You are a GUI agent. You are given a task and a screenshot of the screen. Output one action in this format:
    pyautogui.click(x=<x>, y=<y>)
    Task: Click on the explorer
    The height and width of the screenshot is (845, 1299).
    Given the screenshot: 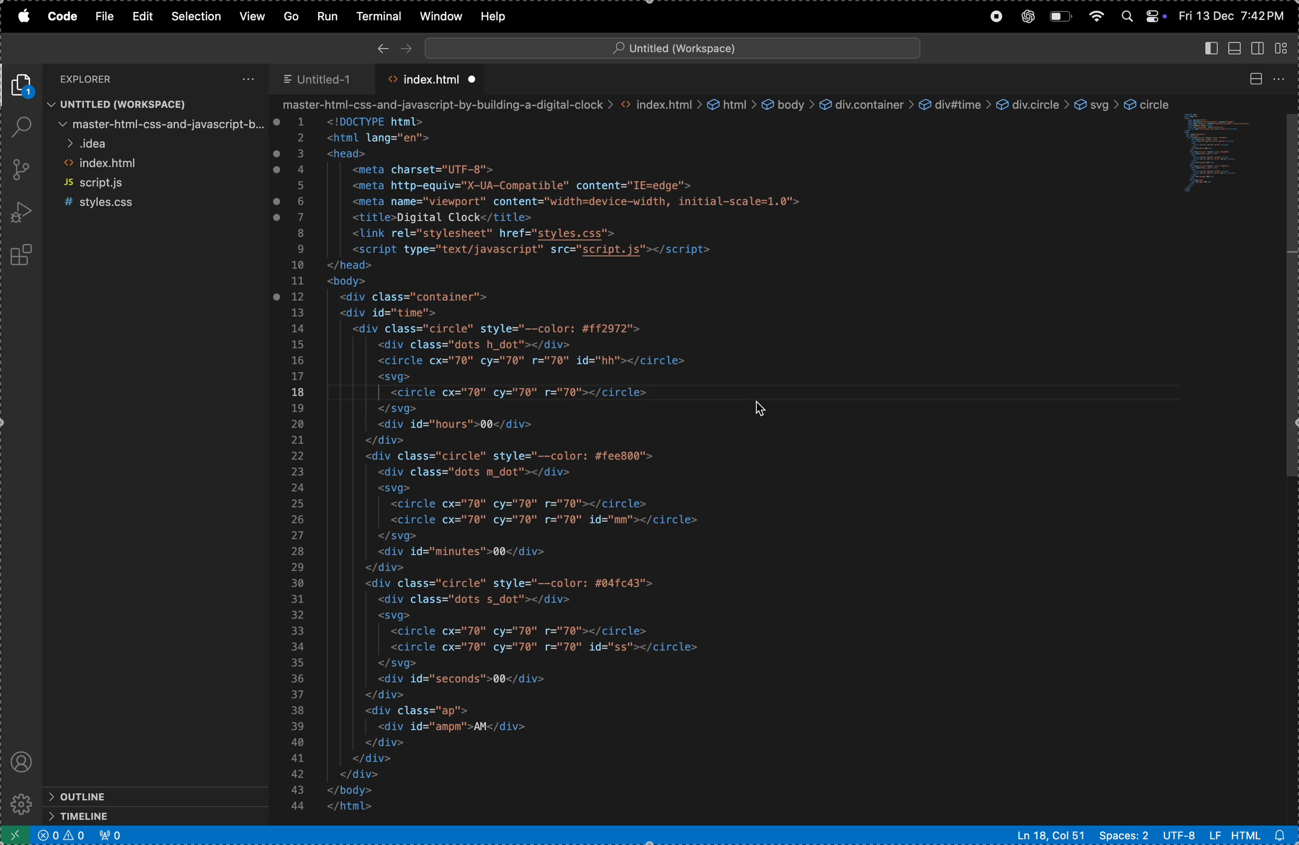 What is the action you would take?
    pyautogui.click(x=24, y=86)
    